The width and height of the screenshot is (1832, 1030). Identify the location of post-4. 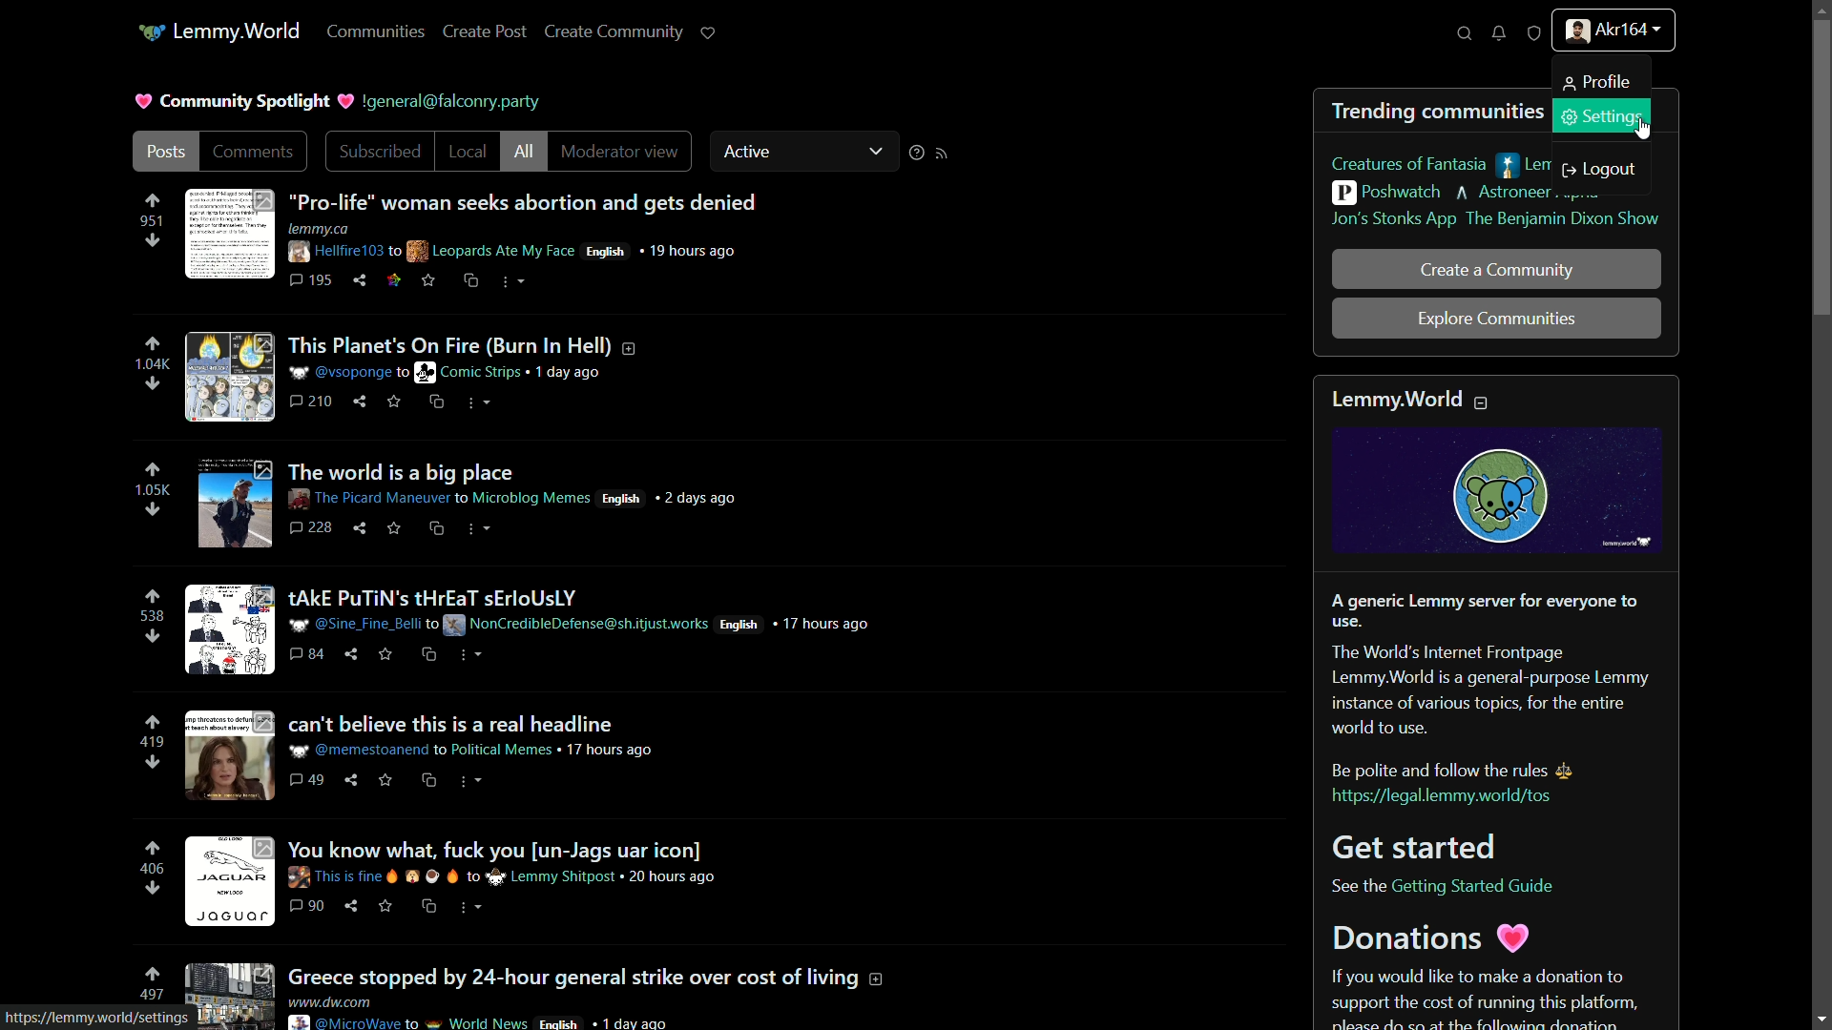
(529, 627).